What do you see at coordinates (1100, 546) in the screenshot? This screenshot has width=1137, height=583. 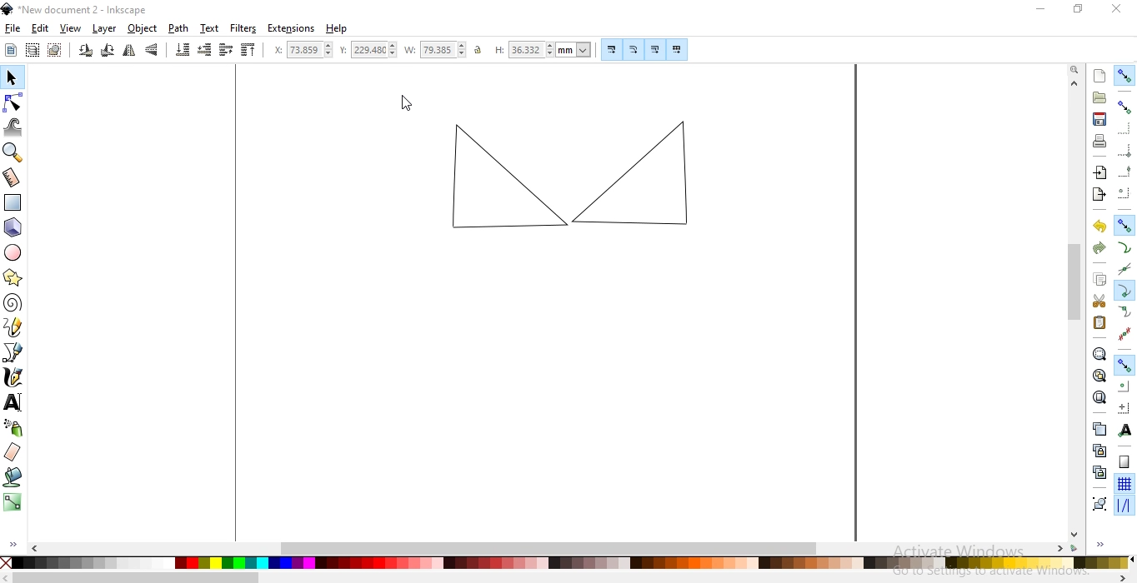 I see `expand/hide sidebar` at bounding box center [1100, 546].